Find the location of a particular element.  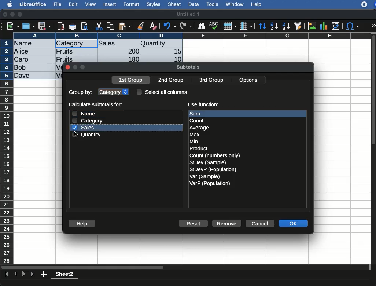

redo is located at coordinates (186, 26).